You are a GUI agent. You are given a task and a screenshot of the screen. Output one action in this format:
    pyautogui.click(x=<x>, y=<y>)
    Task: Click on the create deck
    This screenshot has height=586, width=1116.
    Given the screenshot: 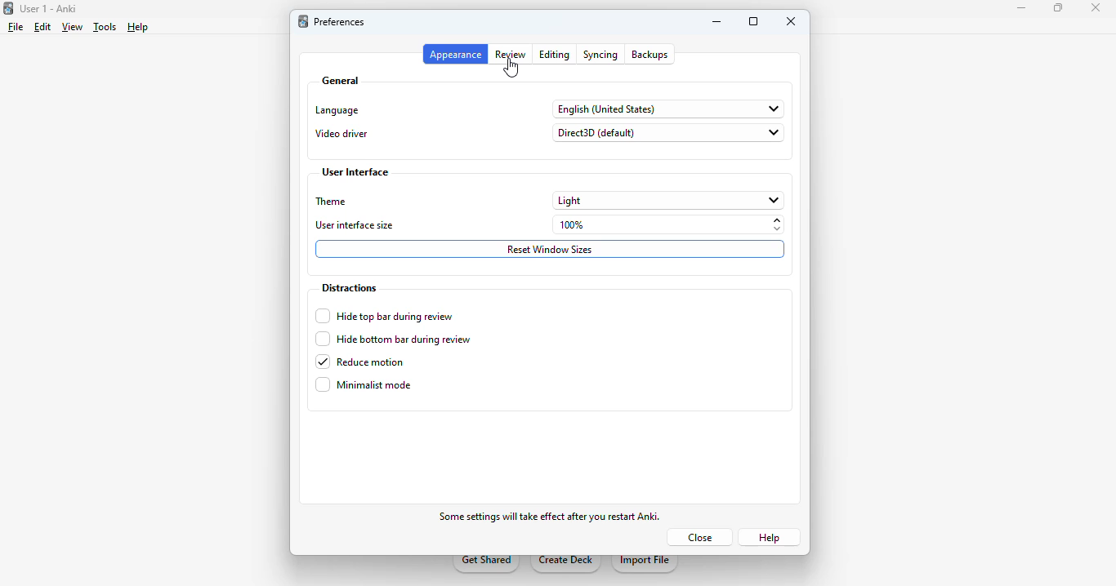 What is the action you would take?
    pyautogui.click(x=566, y=564)
    